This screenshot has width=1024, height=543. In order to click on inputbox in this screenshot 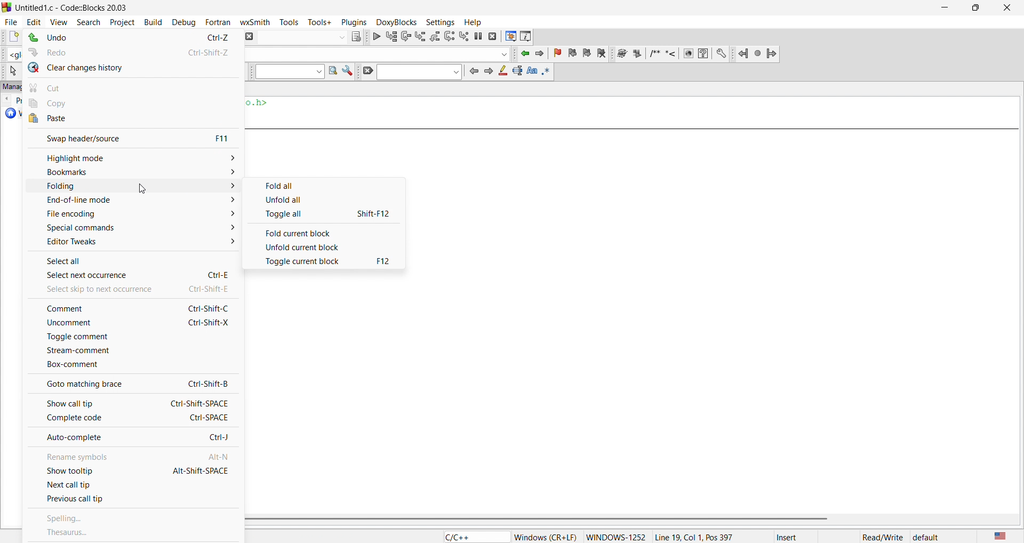, I will do `click(419, 72)`.